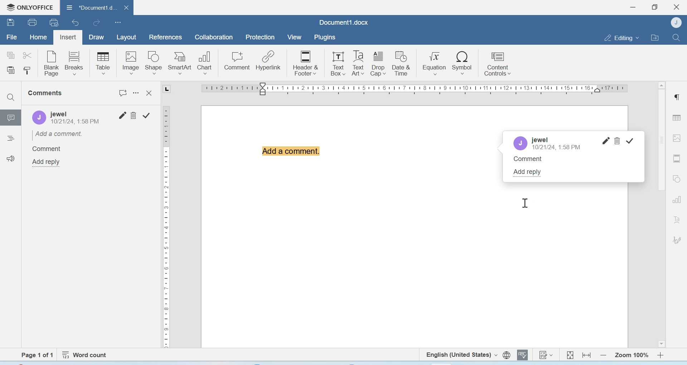  Describe the element at coordinates (47, 162) in the screenshot. I see `Add reply` at that location.